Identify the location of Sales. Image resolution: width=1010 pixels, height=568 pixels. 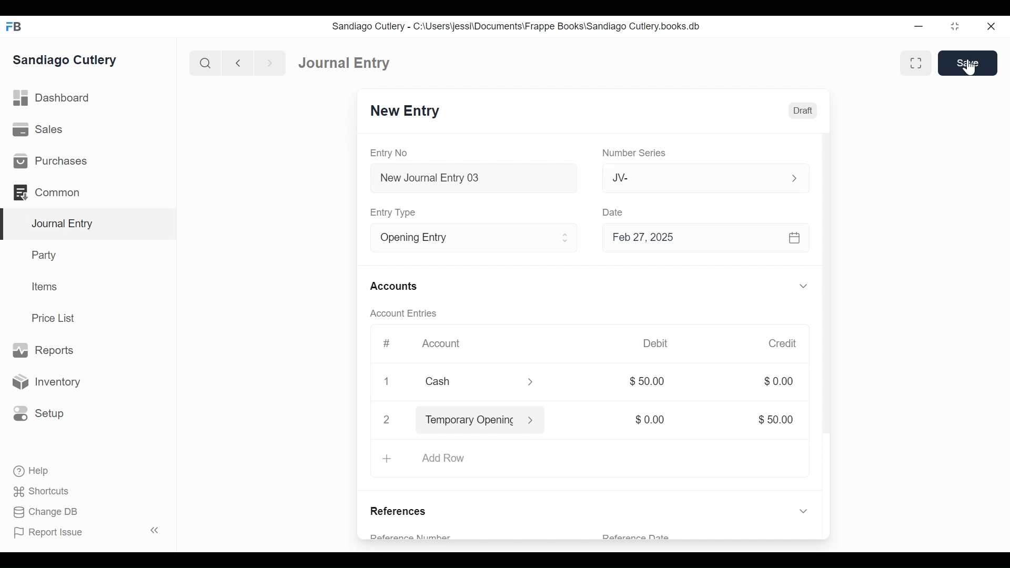
(38, 129).